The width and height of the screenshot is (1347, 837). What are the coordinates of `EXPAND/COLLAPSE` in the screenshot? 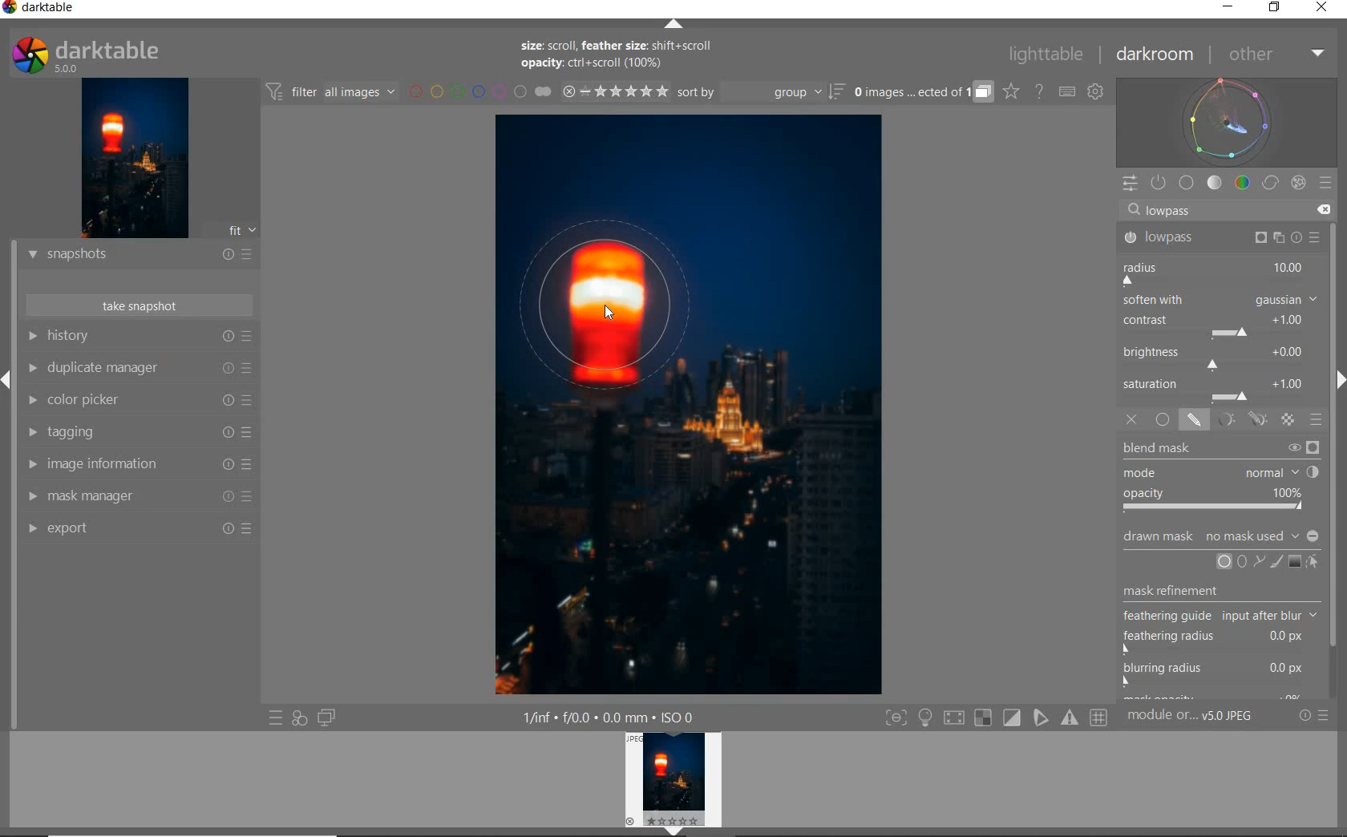 It's located at (8, 377).